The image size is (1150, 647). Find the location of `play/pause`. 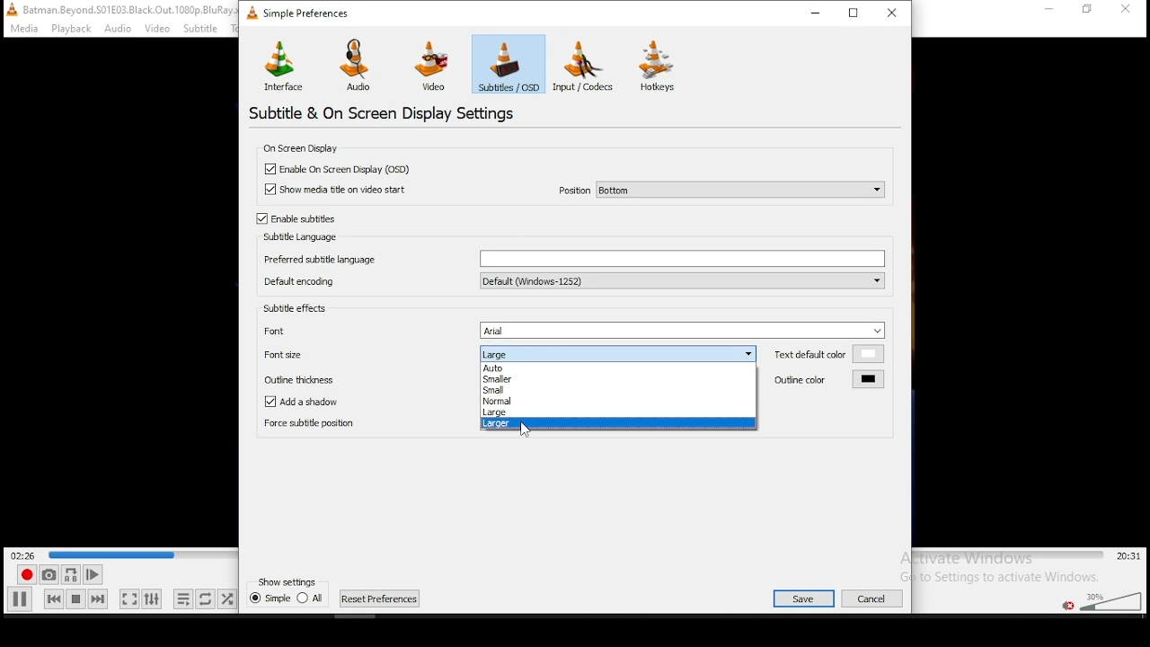

play/pause is located at coordinates (19, 599).